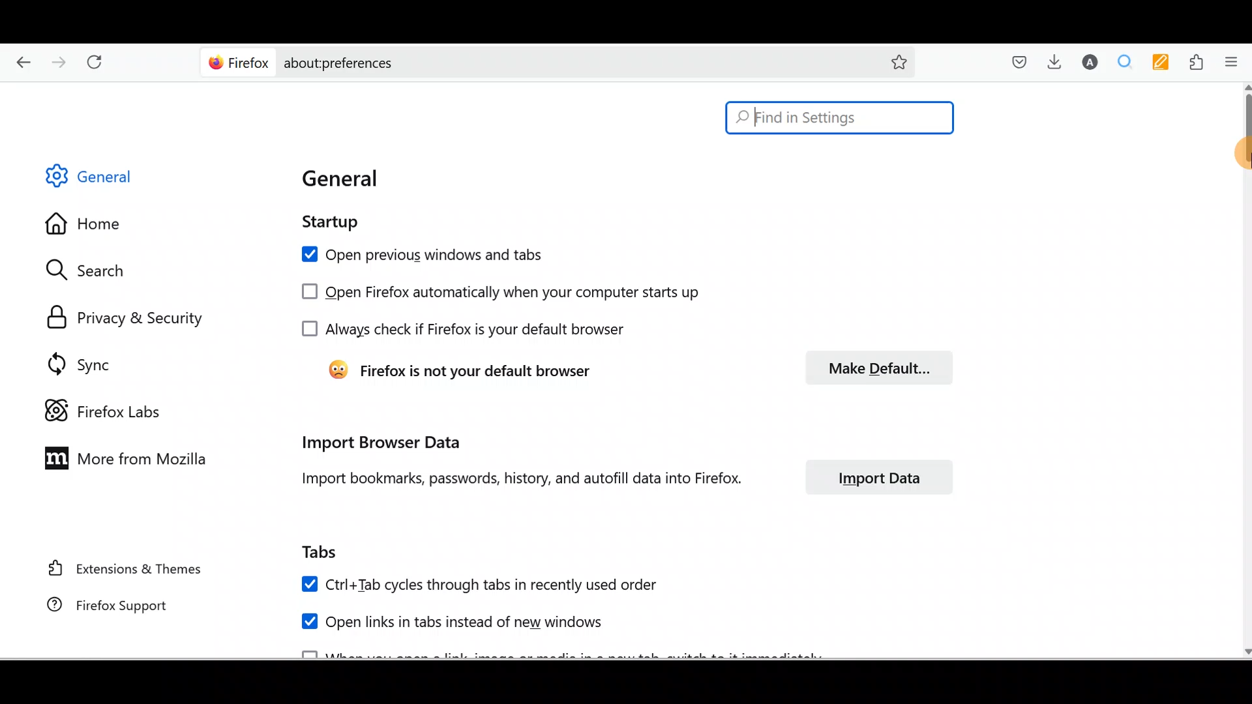 Image resolution: width=1252 pixels, height=704 pixels. I want to click on Mouse down - scroll bar, so click(1244, 136).